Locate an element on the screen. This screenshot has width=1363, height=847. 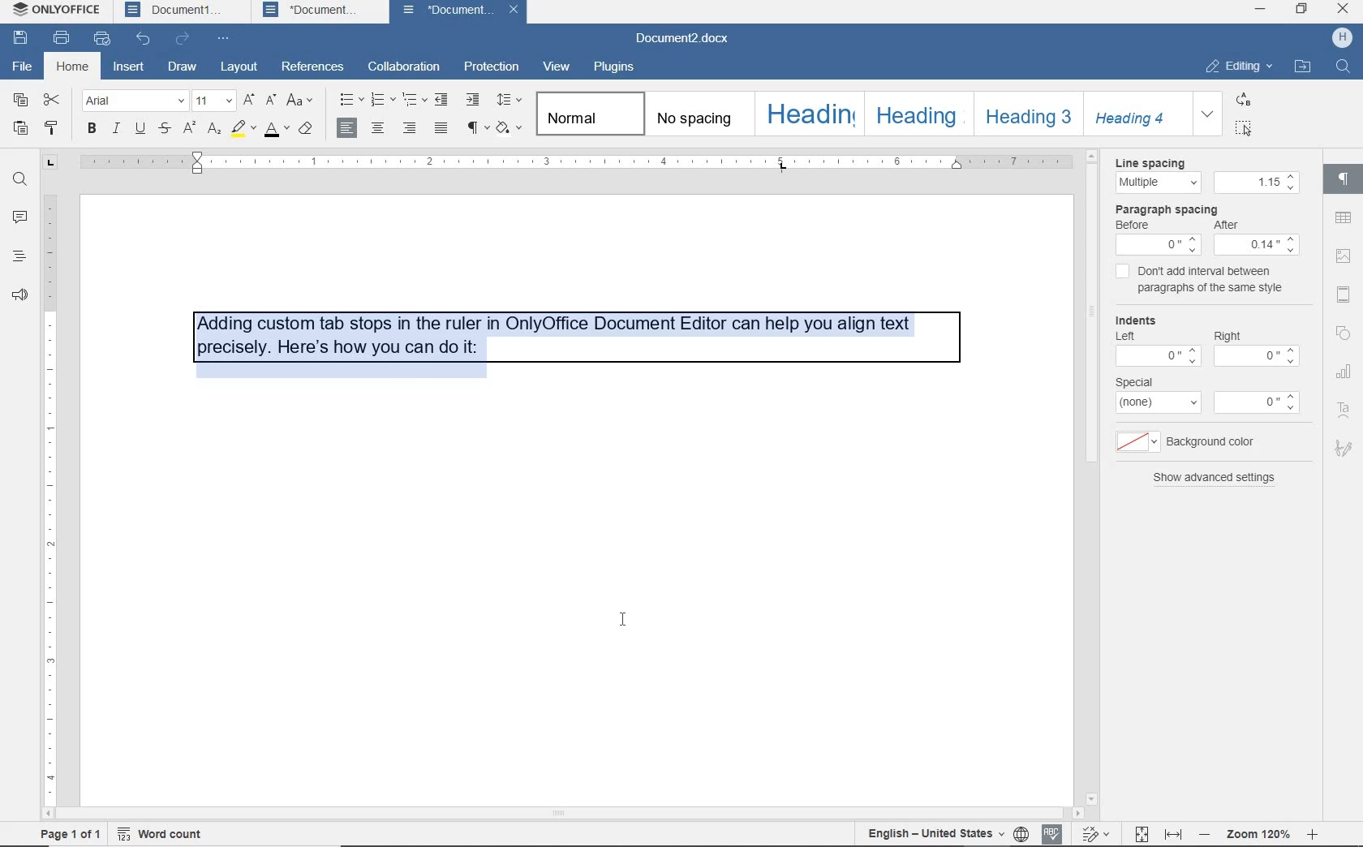
minimize is located at coordinates (1259, 8).